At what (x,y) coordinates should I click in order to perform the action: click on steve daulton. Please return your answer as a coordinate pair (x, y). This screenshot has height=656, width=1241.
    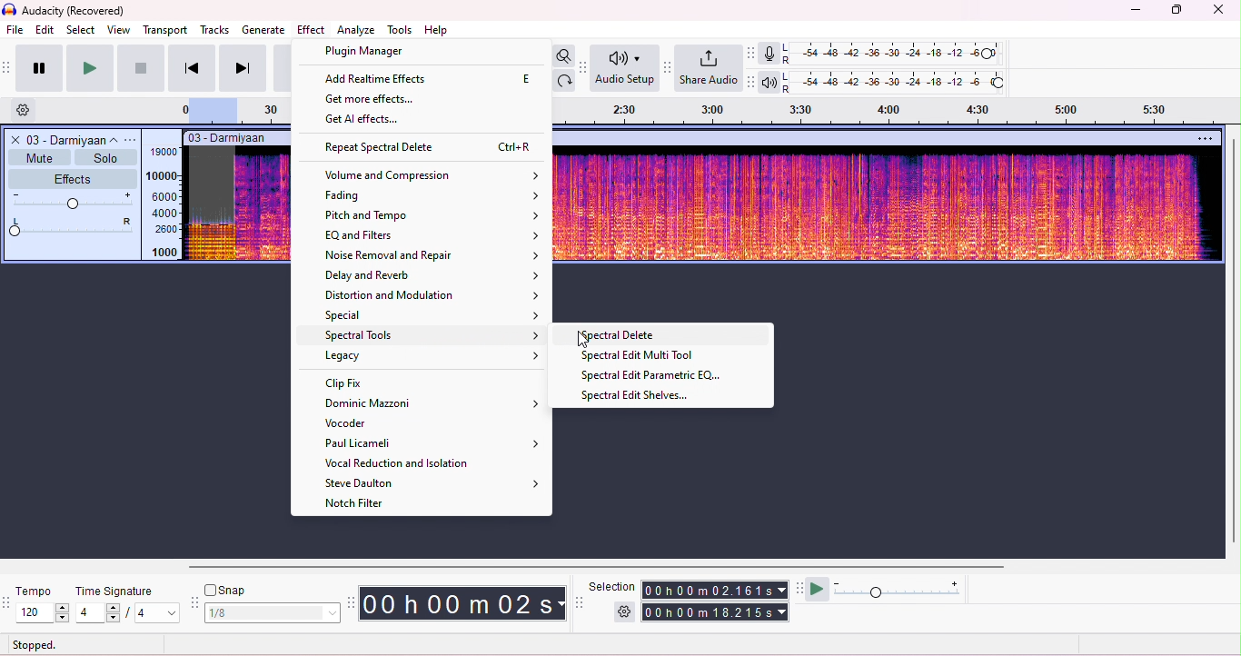
    Looking at the image, I should click on (426, 482).